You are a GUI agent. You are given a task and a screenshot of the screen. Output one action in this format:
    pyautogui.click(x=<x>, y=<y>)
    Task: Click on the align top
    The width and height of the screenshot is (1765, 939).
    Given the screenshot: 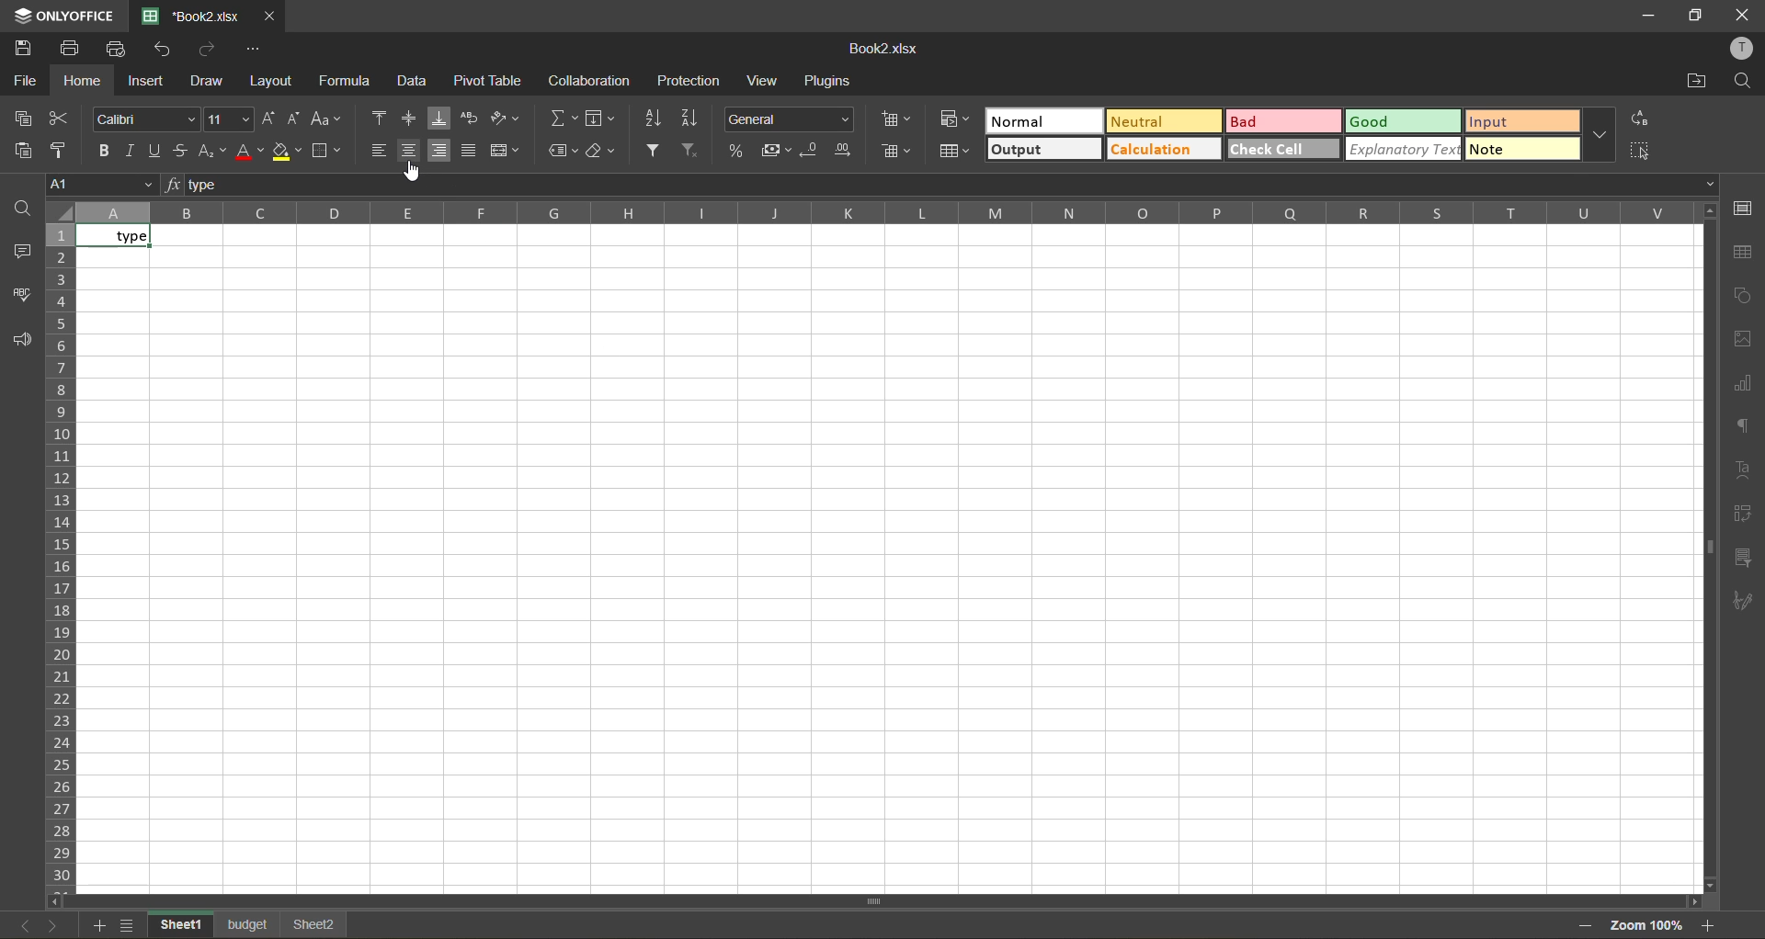 What is the action you would take?
    pyautogui.click(x=380, y=116)
    